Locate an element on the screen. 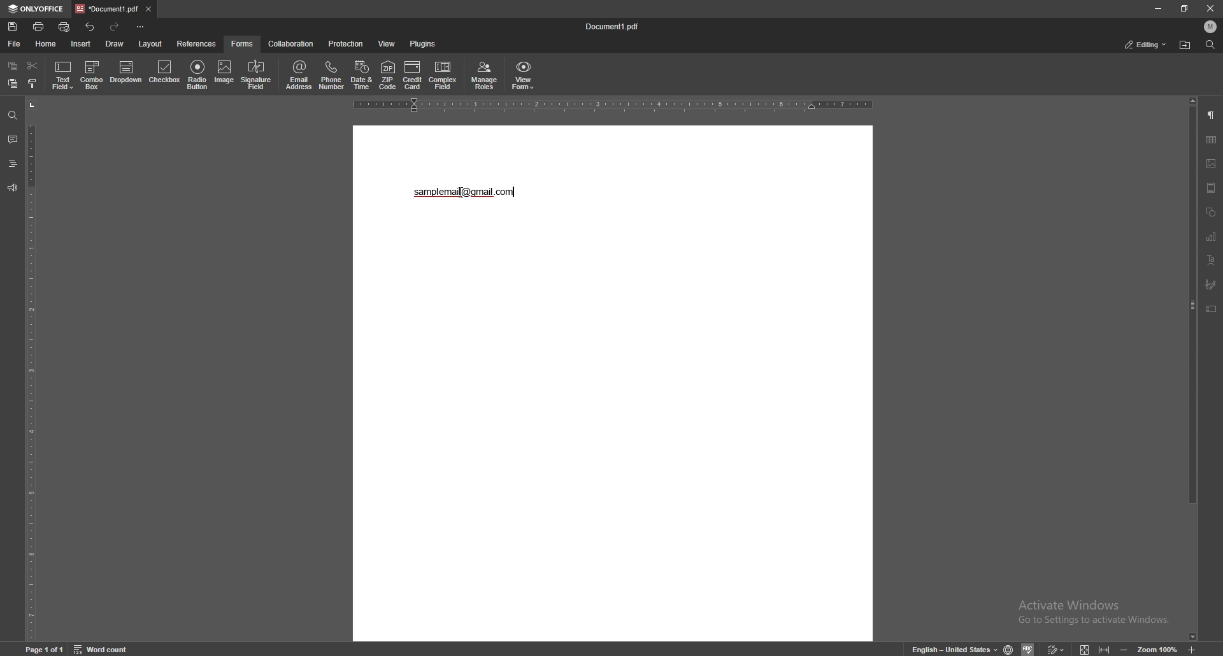 This screenshot has height=656, width=1223. text box is located at coordinates (1212, 309).